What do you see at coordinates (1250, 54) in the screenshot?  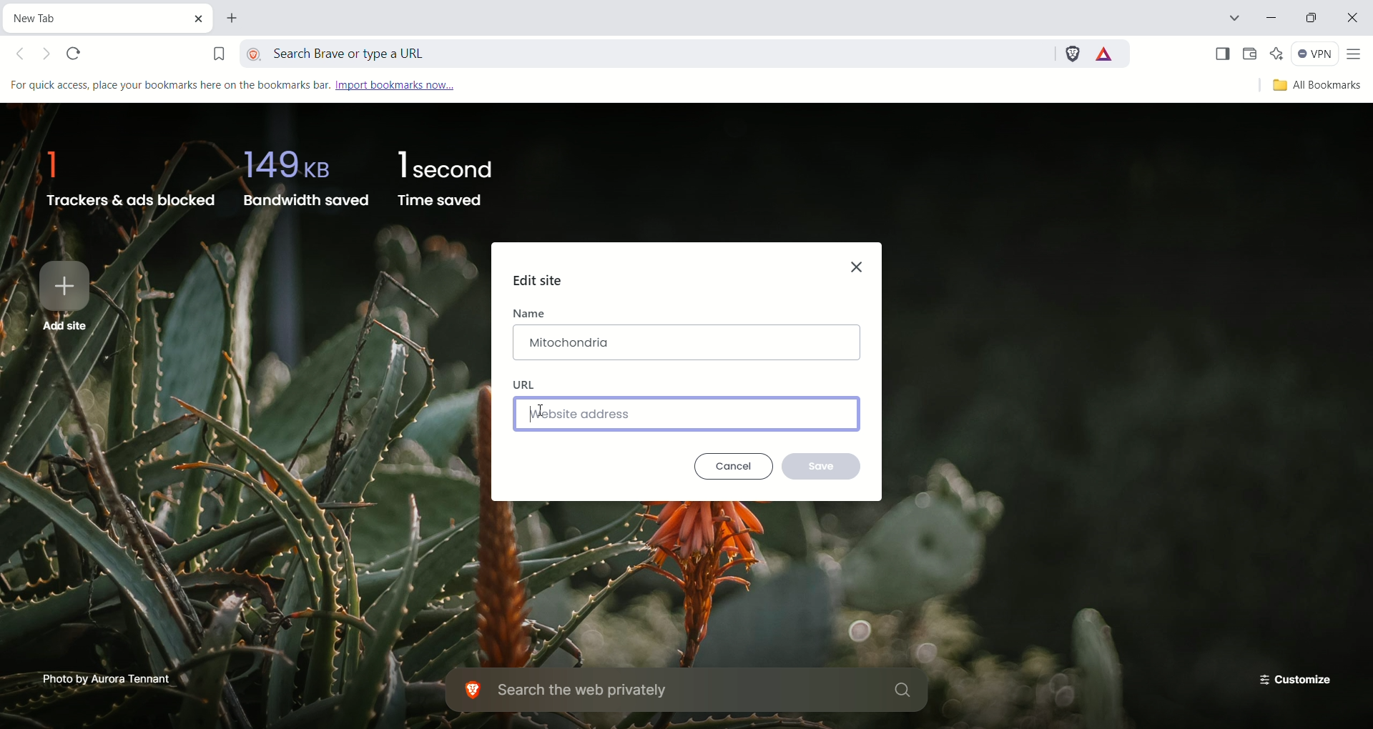 I see `wallet` at bounding box center [1250, 54].